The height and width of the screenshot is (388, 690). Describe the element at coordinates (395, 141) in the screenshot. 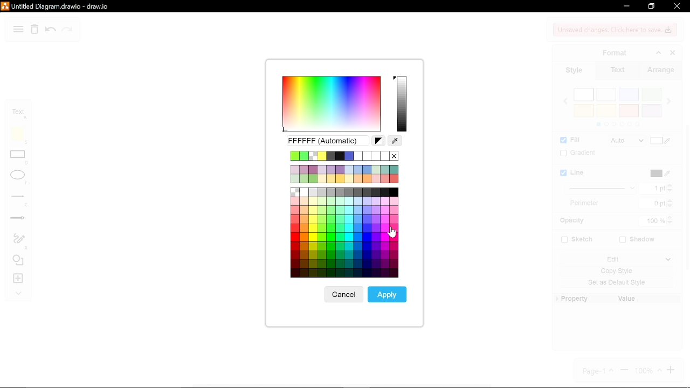

I see `color picker` at that location.